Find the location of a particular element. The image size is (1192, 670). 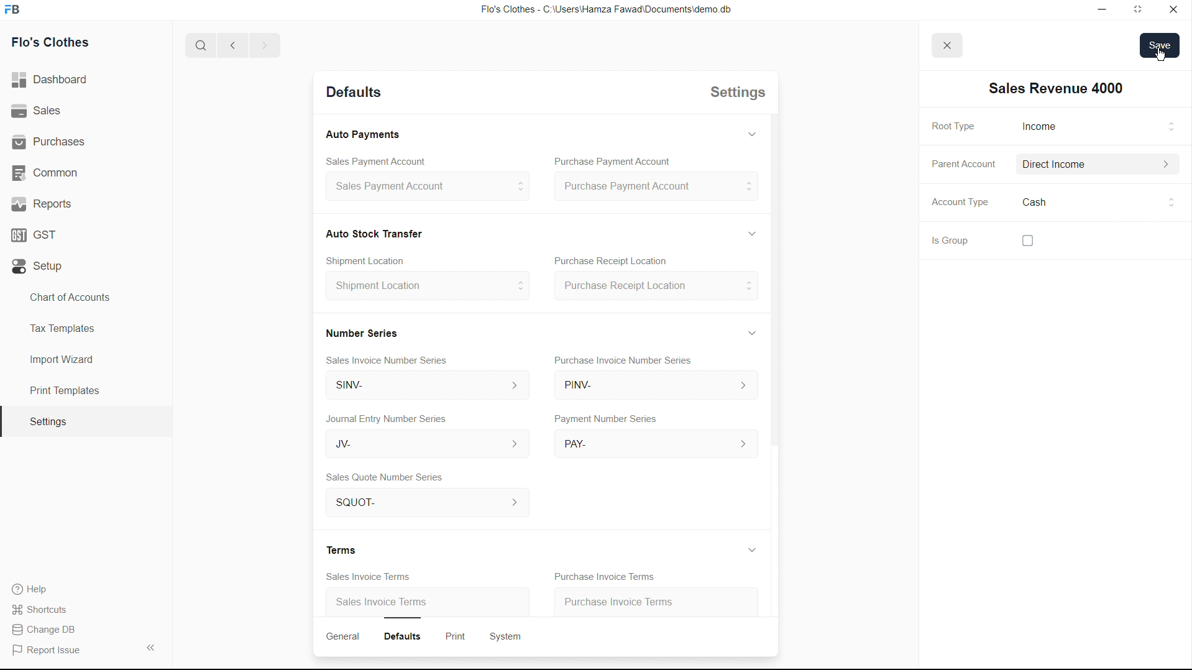

Flo's Clothes is located at coordinates (56, 44).